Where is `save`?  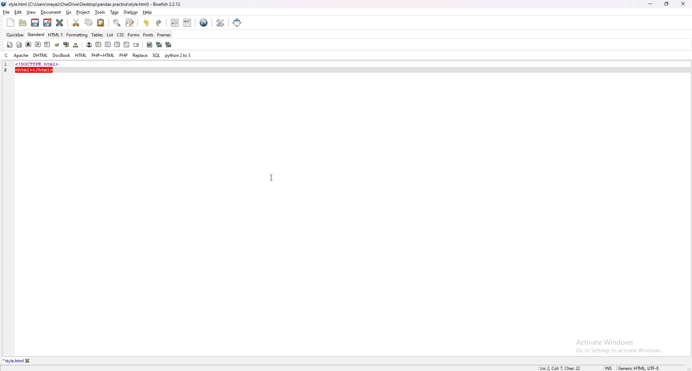
save is located at coordinates (35, 23).